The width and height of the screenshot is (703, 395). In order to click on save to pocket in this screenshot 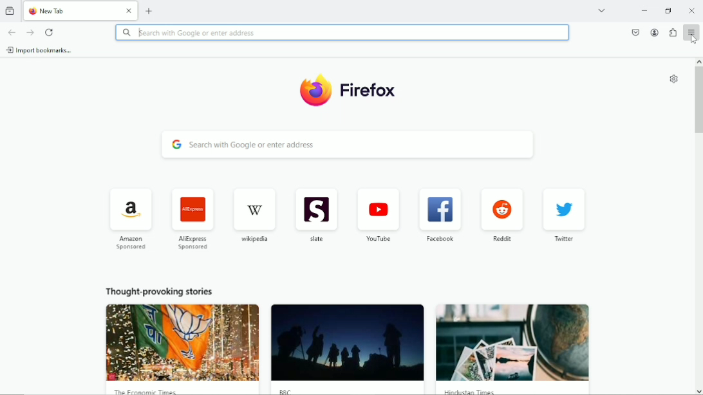, I will do `click(635, 32)`.